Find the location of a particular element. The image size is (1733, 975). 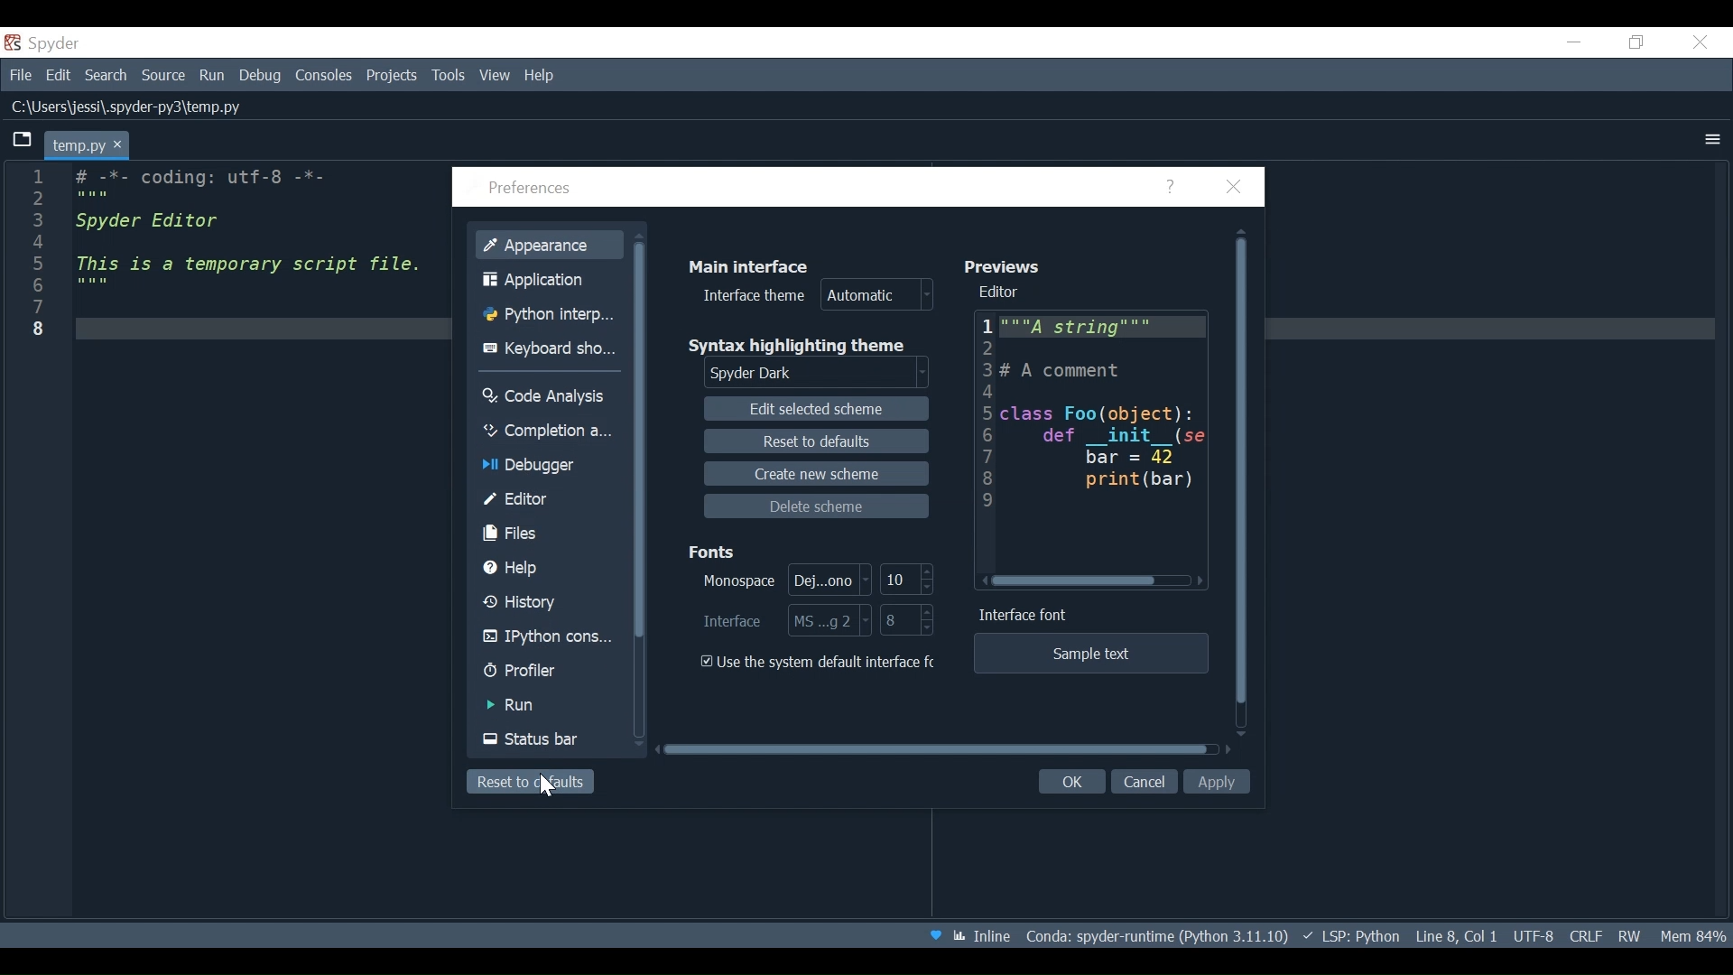

Delete scheme is located at coordinates (817, 506).